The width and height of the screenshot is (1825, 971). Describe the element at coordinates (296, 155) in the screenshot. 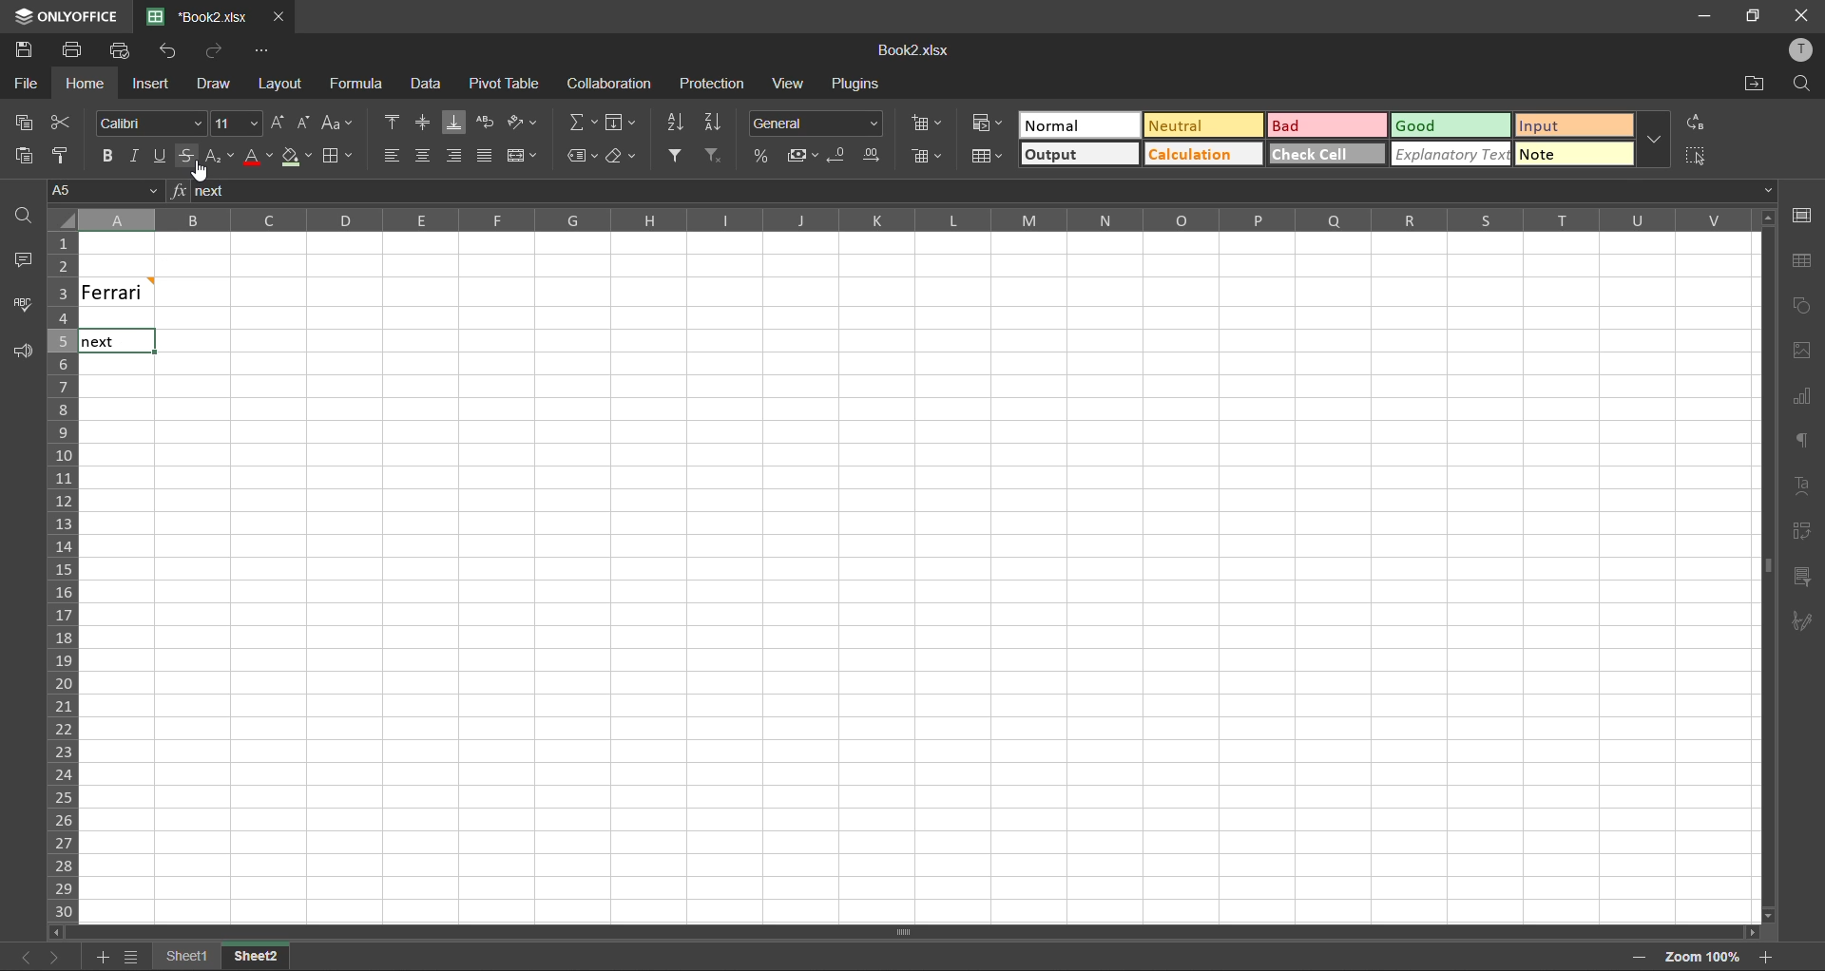

I see `fill color` at that location.